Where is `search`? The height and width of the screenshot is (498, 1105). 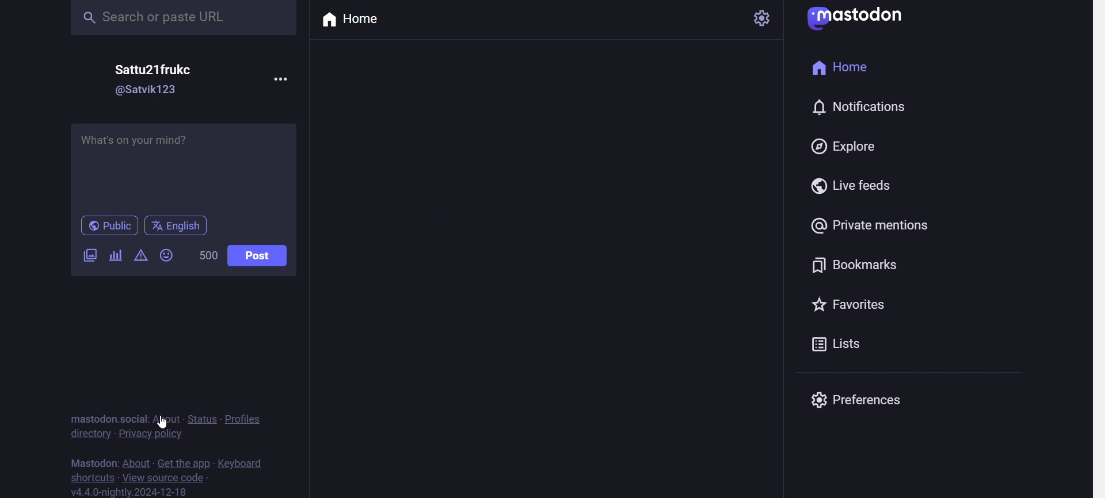
search is located at coordinates (186, 20).